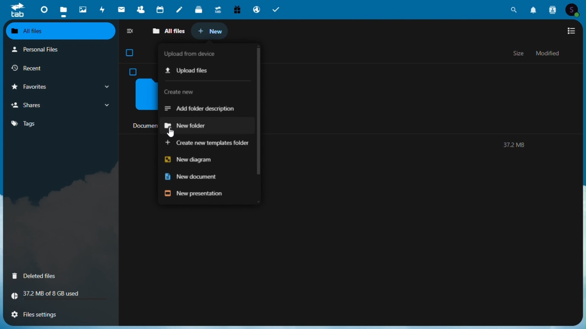  Describe the element at coordinates (199, 108) in the screenshot. I see `Add folder description` at that location.